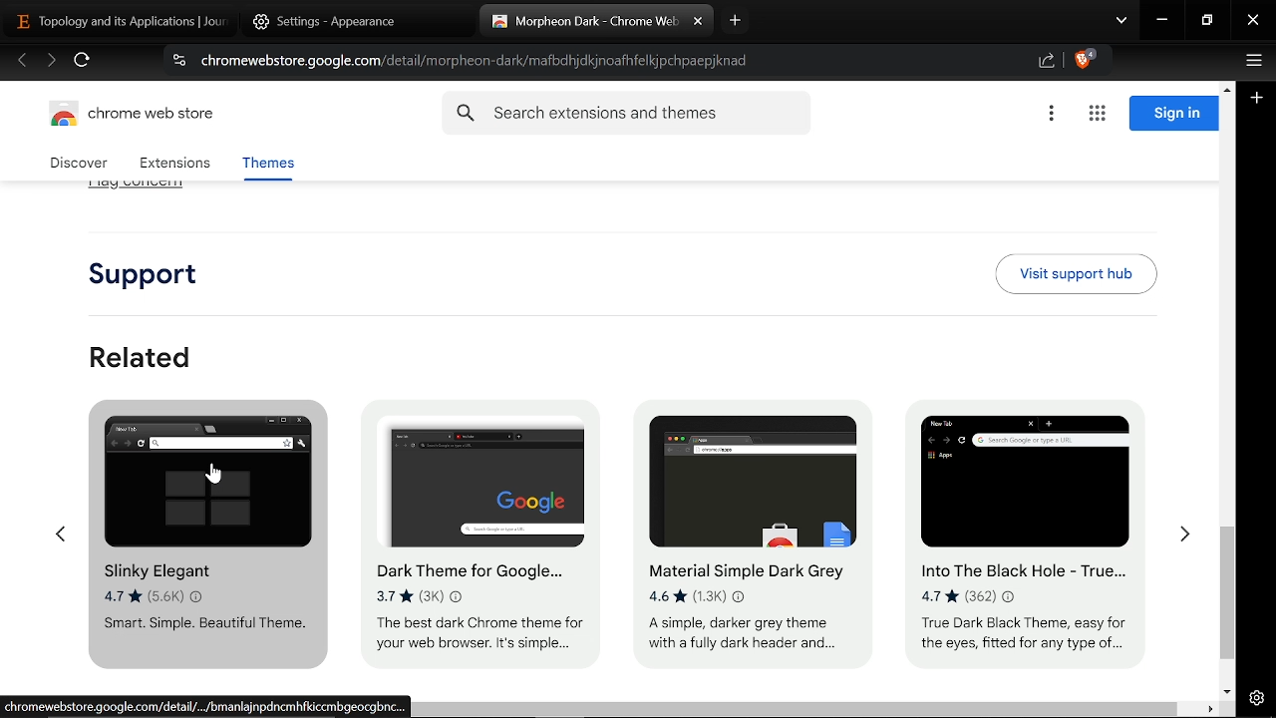  I want to click on Visit support hub, so click(1076, 264).